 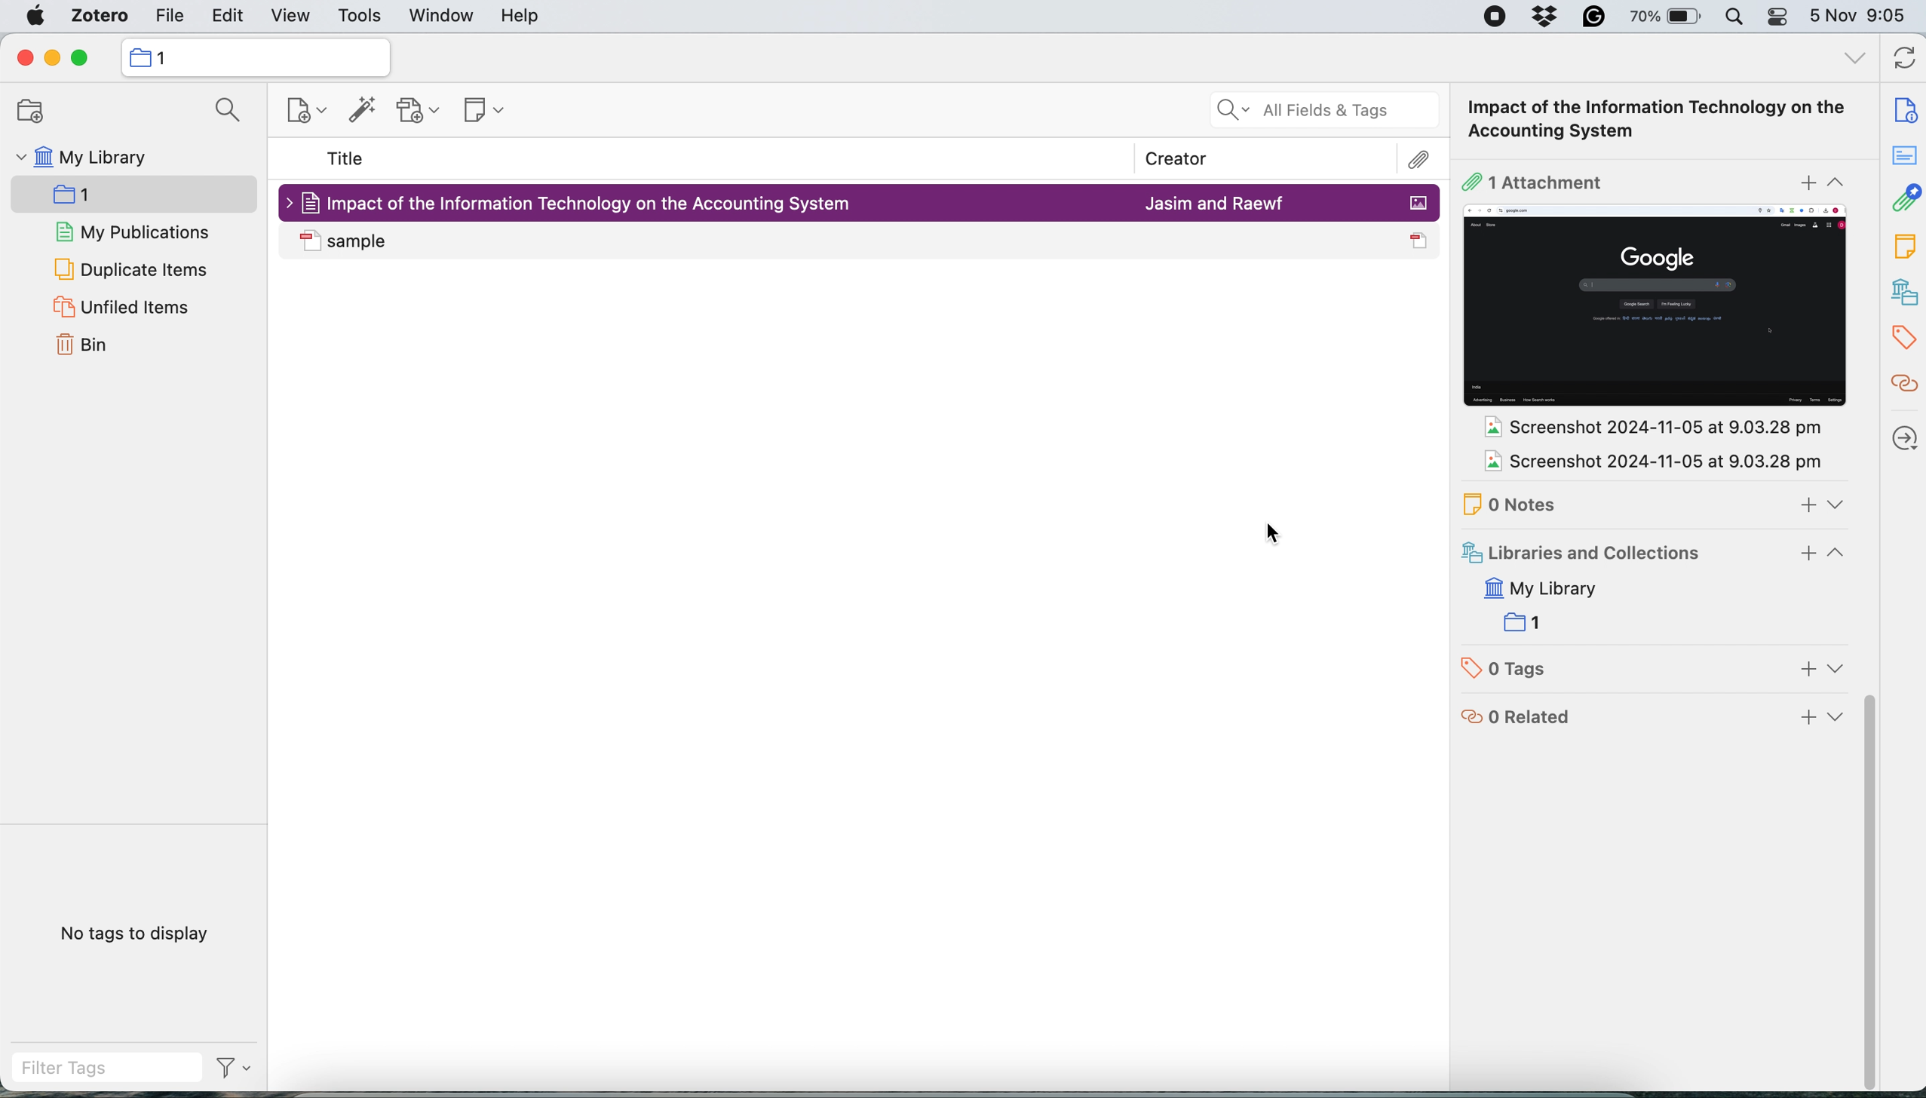 I want to click on collection, so click(x=96, y=198).